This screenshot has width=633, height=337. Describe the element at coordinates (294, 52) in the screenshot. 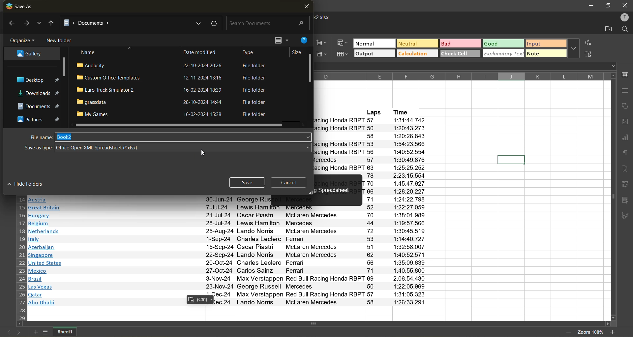

I see `size` at that location.